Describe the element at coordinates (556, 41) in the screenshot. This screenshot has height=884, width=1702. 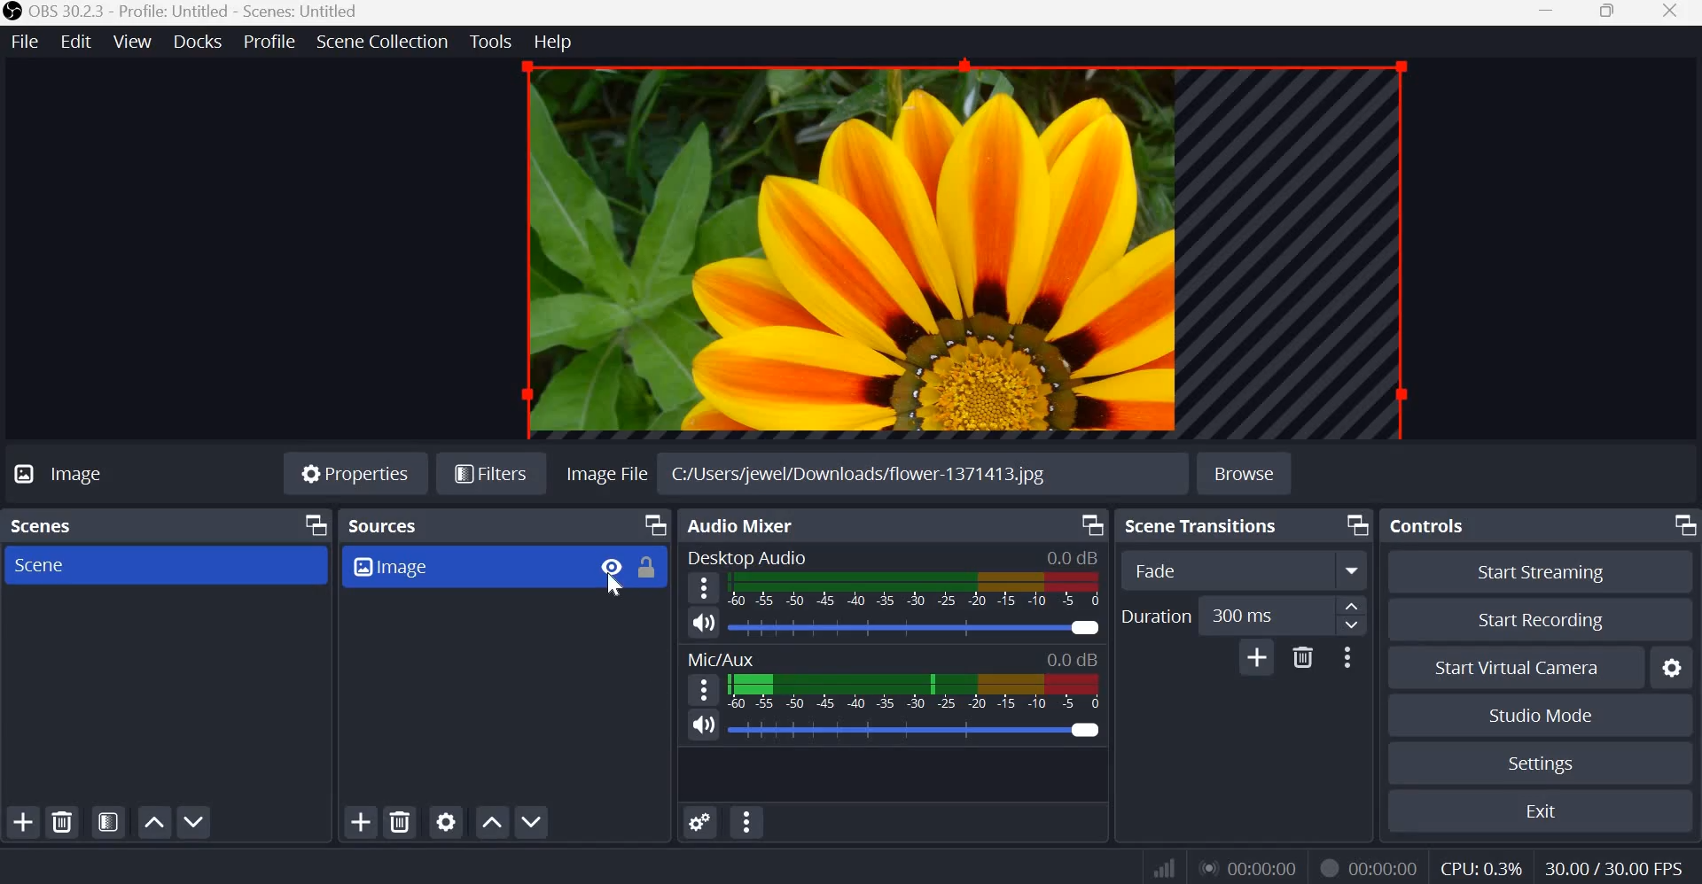
I see `Help` at that location.